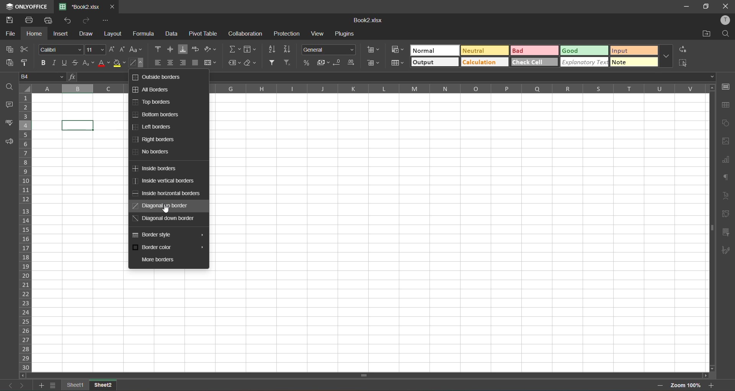  What do you see at coordinates (12, 33) in the screenshot?
I see `file` at bounding box center [12, 33].